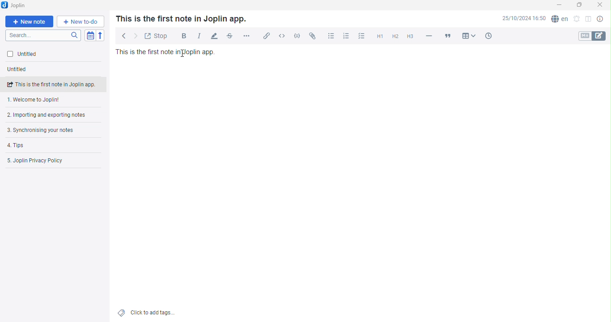 The image size is (611, 322). What do you see at coordinates (51, 116) in the screenshot?
I see `Importing and exporting notes` at bounding box center [51, 116].